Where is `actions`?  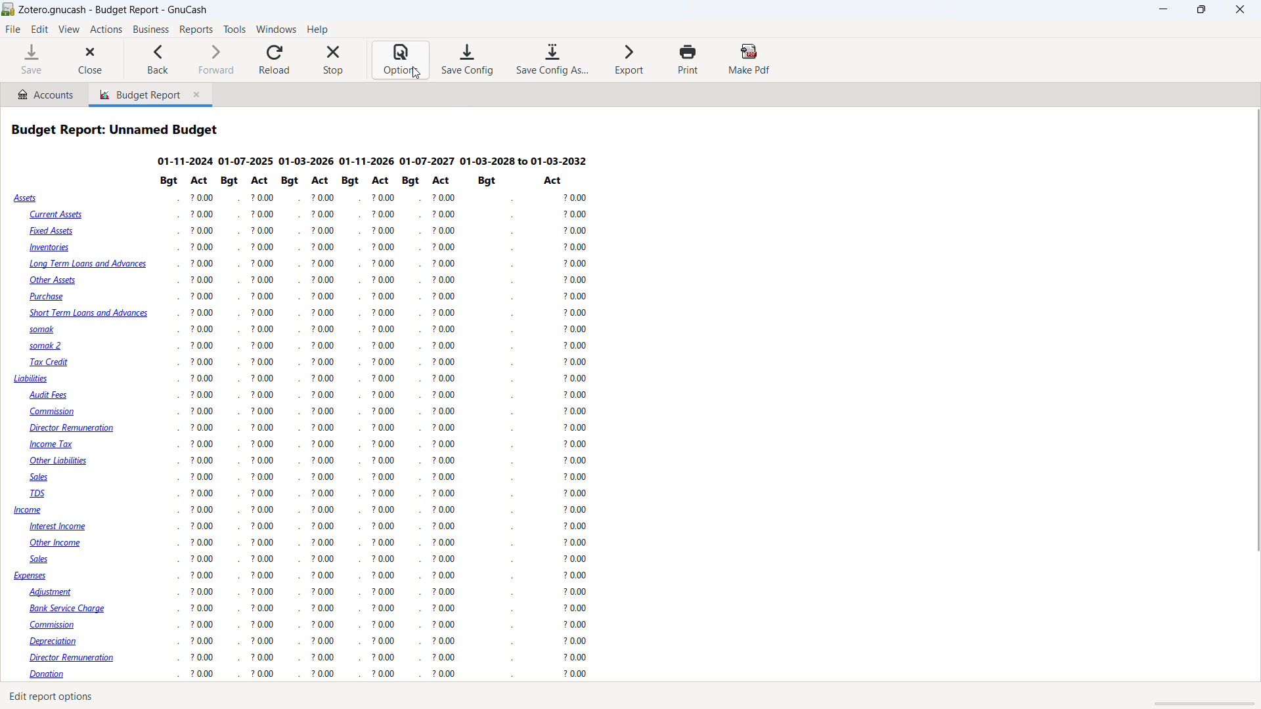
actions is located at coordinates (106, 30).